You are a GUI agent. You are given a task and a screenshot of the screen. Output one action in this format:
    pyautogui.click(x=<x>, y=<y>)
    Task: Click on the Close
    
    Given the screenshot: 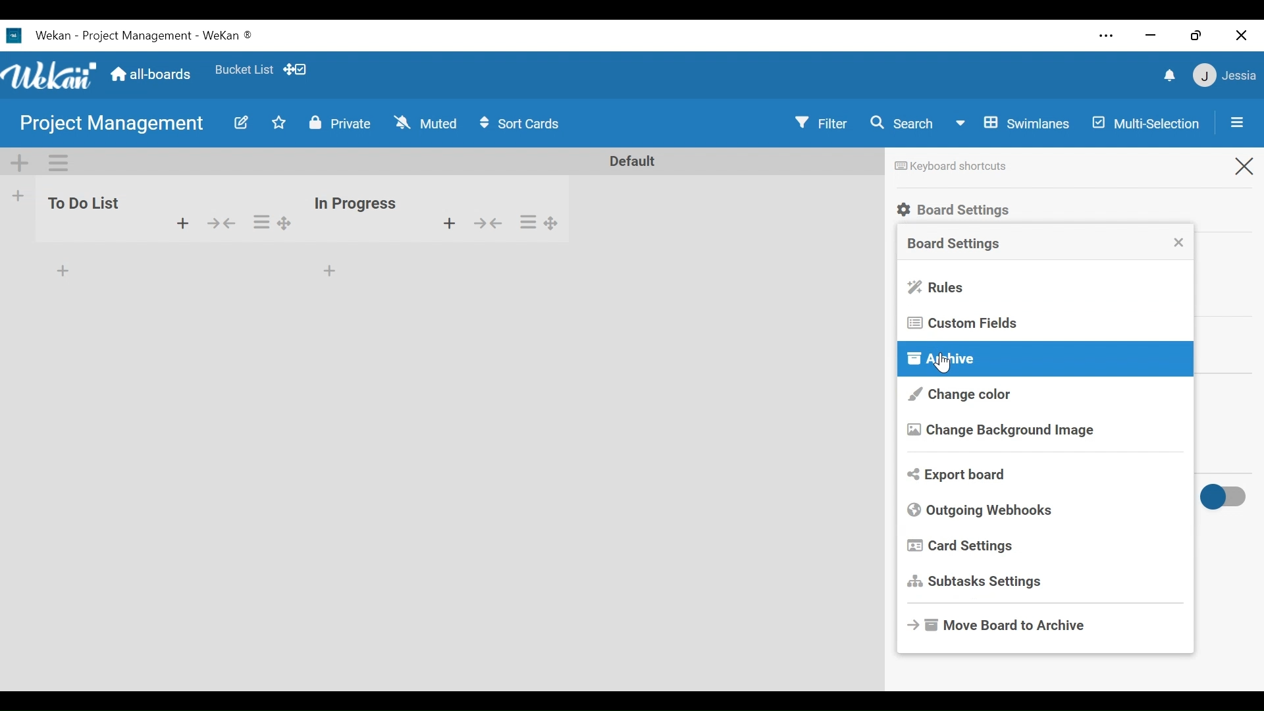 What is the action you would take?
    pyautogui.click(x=1242, y=167)
    